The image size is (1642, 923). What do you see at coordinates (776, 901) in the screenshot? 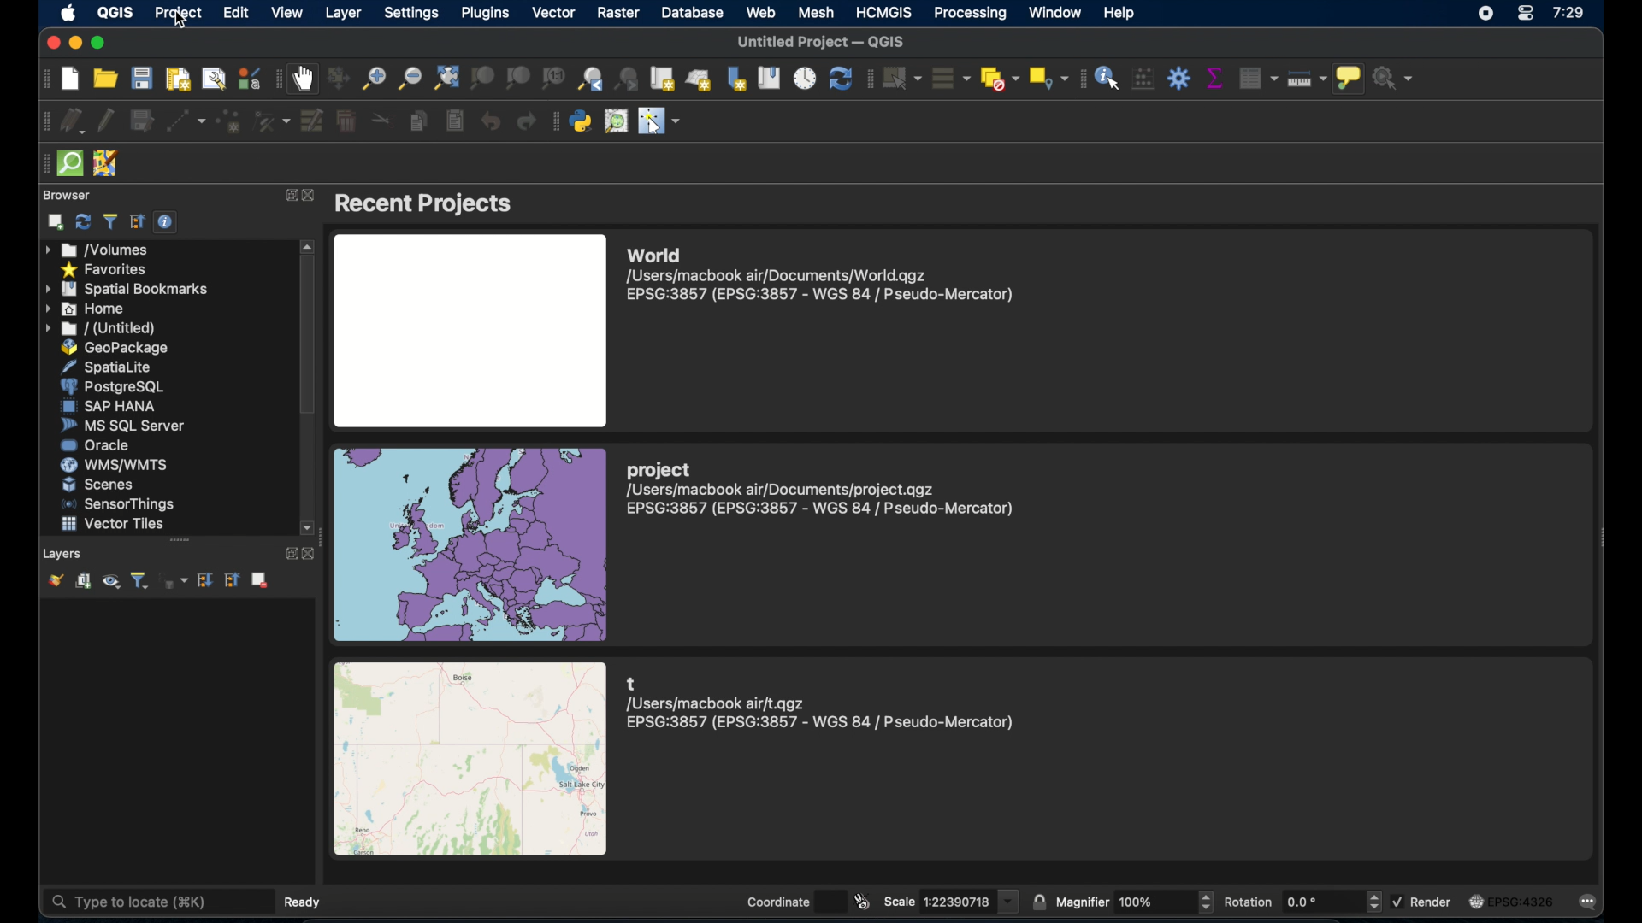
I see `coordinate` at bounding box center [776, 901].